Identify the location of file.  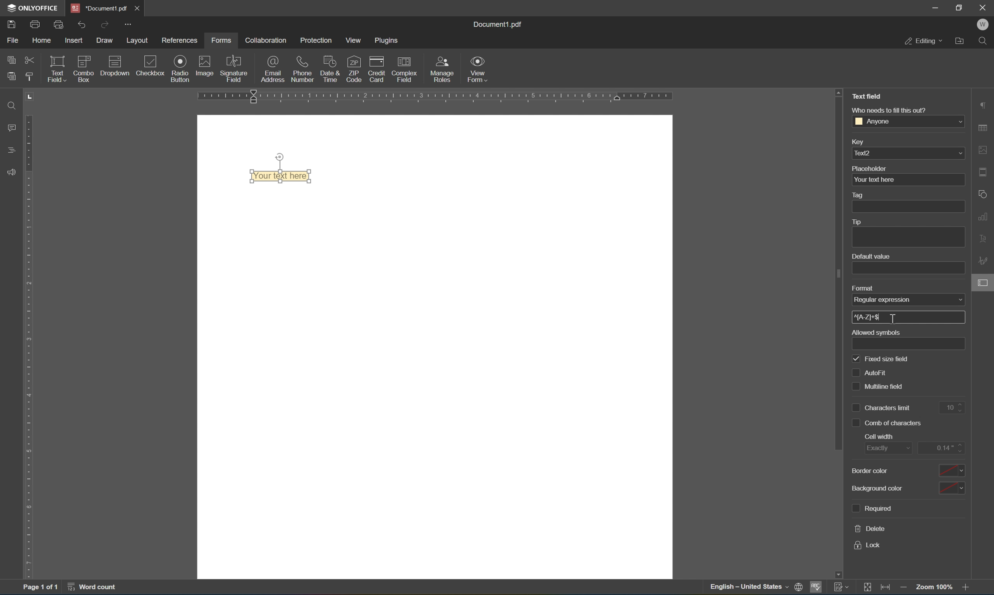
(11, 40).